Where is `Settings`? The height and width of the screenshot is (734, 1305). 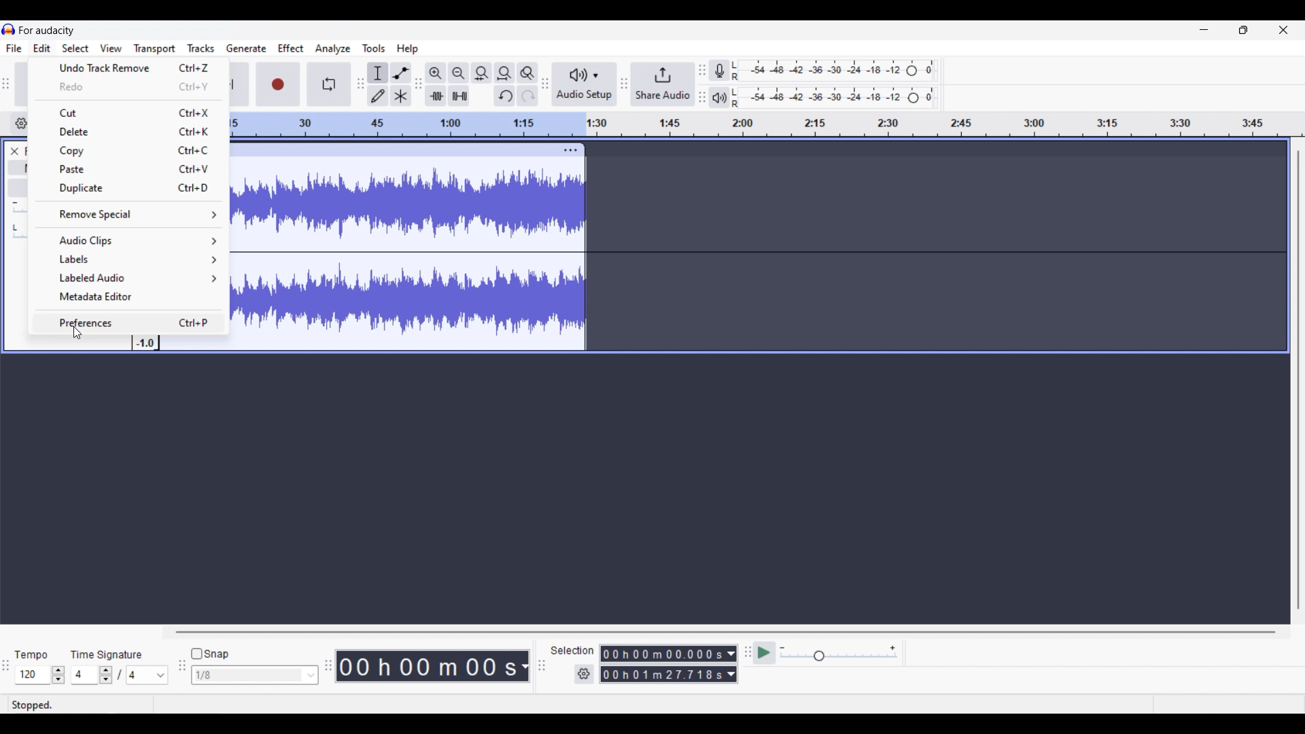
Settings is located at coordinates (584, 674).